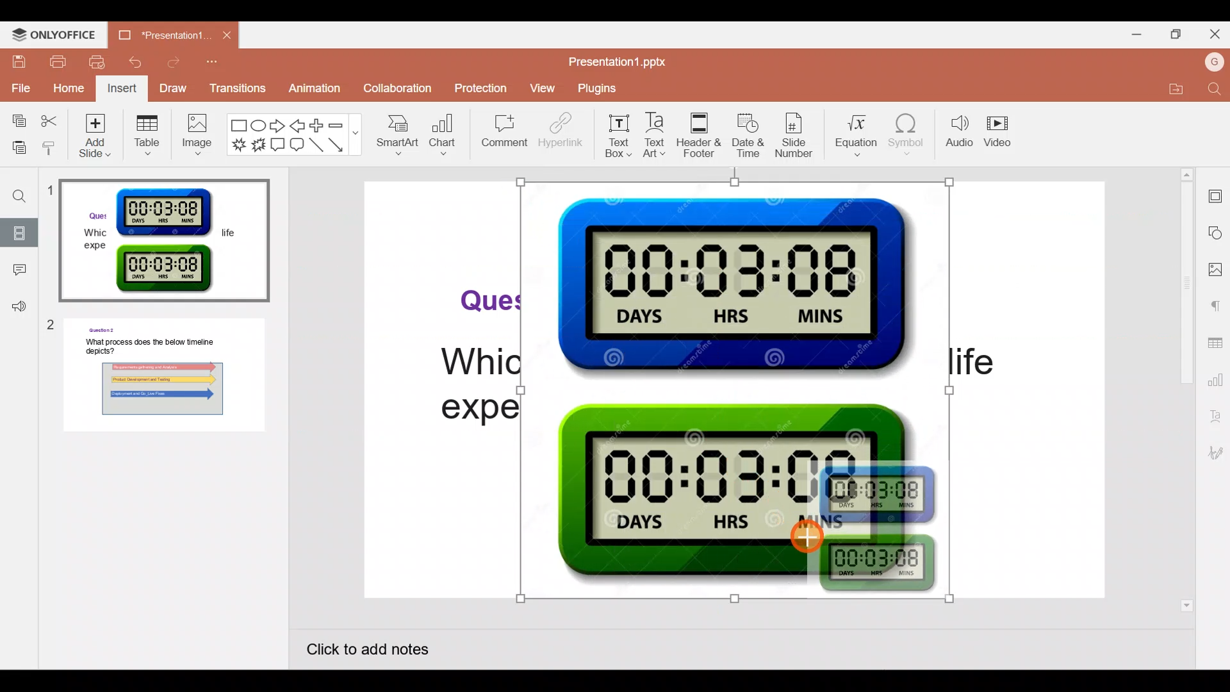 The image size is (1230, 692). Describe the element at coordinates (699, 131) in the screenshot. I see `Header & footer` at that location.